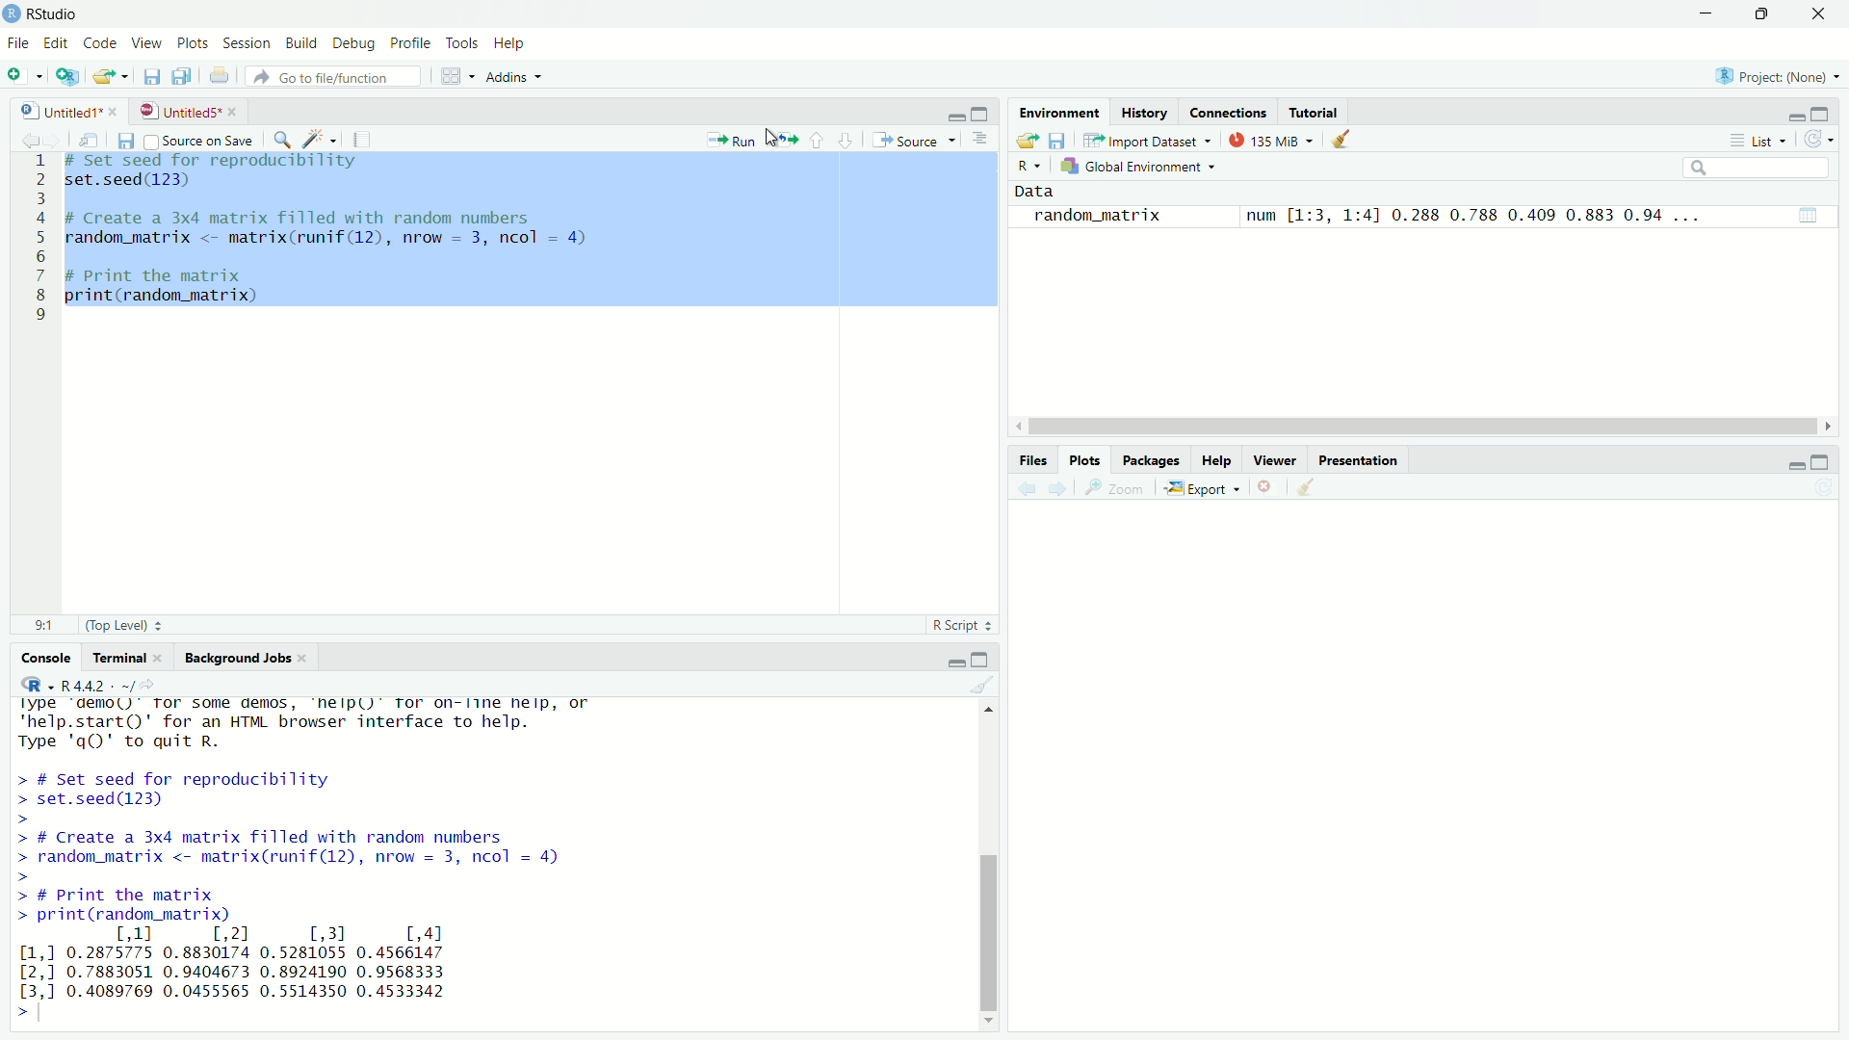 This screenshot has width=1849, height=1040. What do you see at coordinates (1363, 462) in the screenshot?
I see `Presentation` at bounding box center [1363, 462].